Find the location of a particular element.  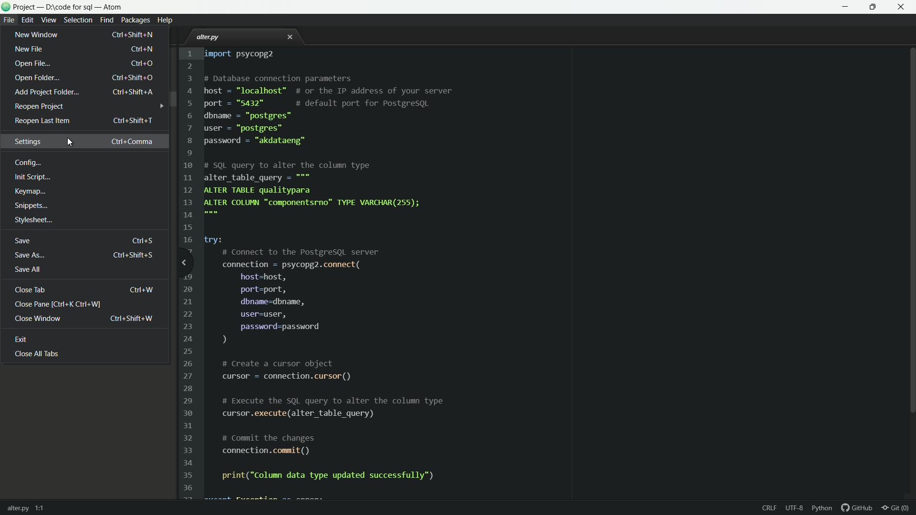

close tab is located at coordinates (84, 290).